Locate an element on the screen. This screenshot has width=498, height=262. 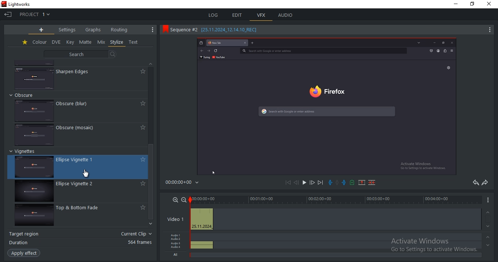
delete the marked section is located at coordinates (371, 183).